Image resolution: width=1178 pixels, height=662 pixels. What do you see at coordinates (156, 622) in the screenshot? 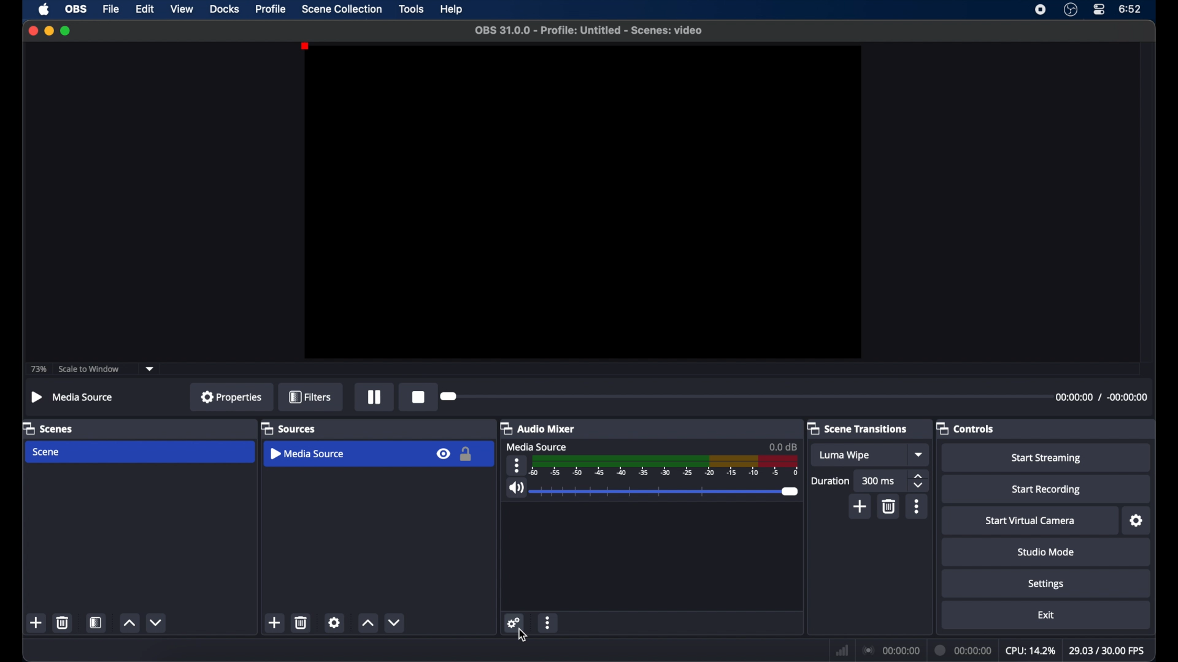
I see `decrement` at bounding box center [156, 622].